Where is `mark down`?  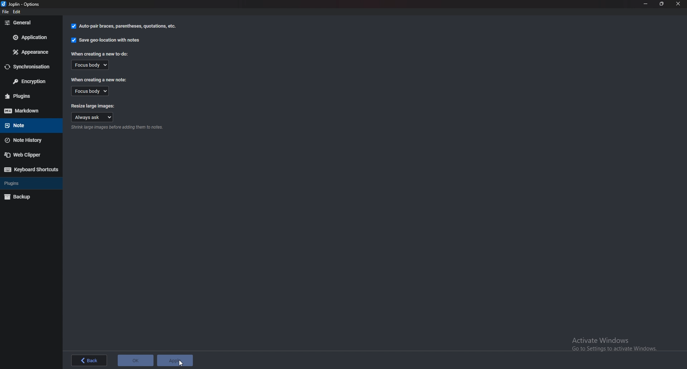
mark down is located at coordinates (29, 111).